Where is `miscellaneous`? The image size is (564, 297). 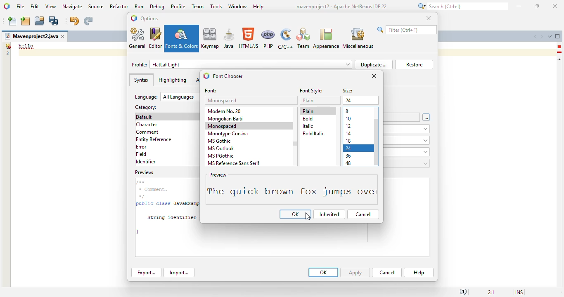
miscellaneous is located at coordinates (358, 38).